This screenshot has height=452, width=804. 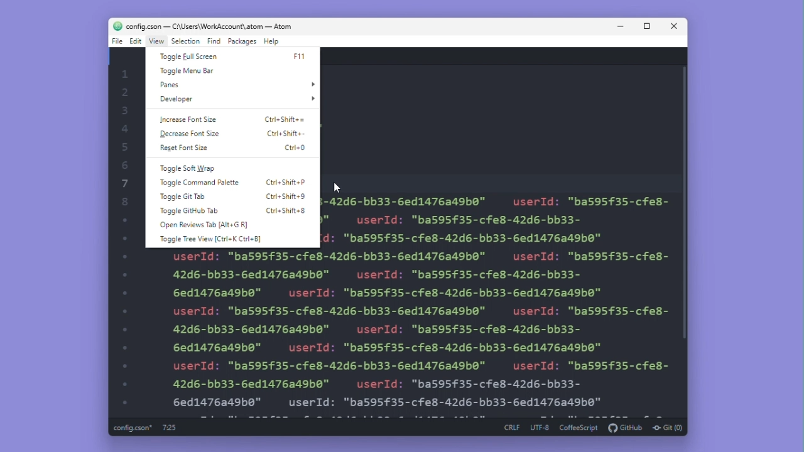 What do you see at coordinates (182, 196) in the screenshot?
I see `toggle git lab` at bounding box center [182, 196].